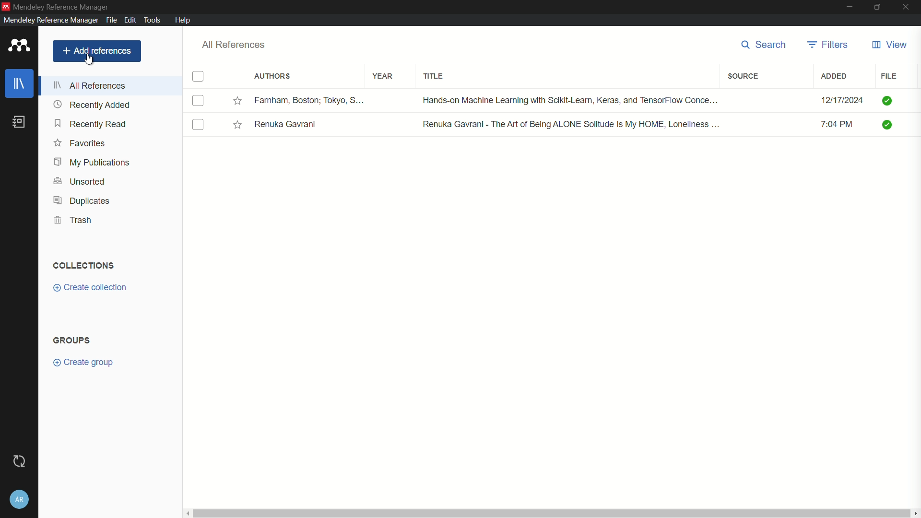  What do you see at coordinates (234, 45) in the screenshot?
I see `all references` at bounding box center [234, 45].